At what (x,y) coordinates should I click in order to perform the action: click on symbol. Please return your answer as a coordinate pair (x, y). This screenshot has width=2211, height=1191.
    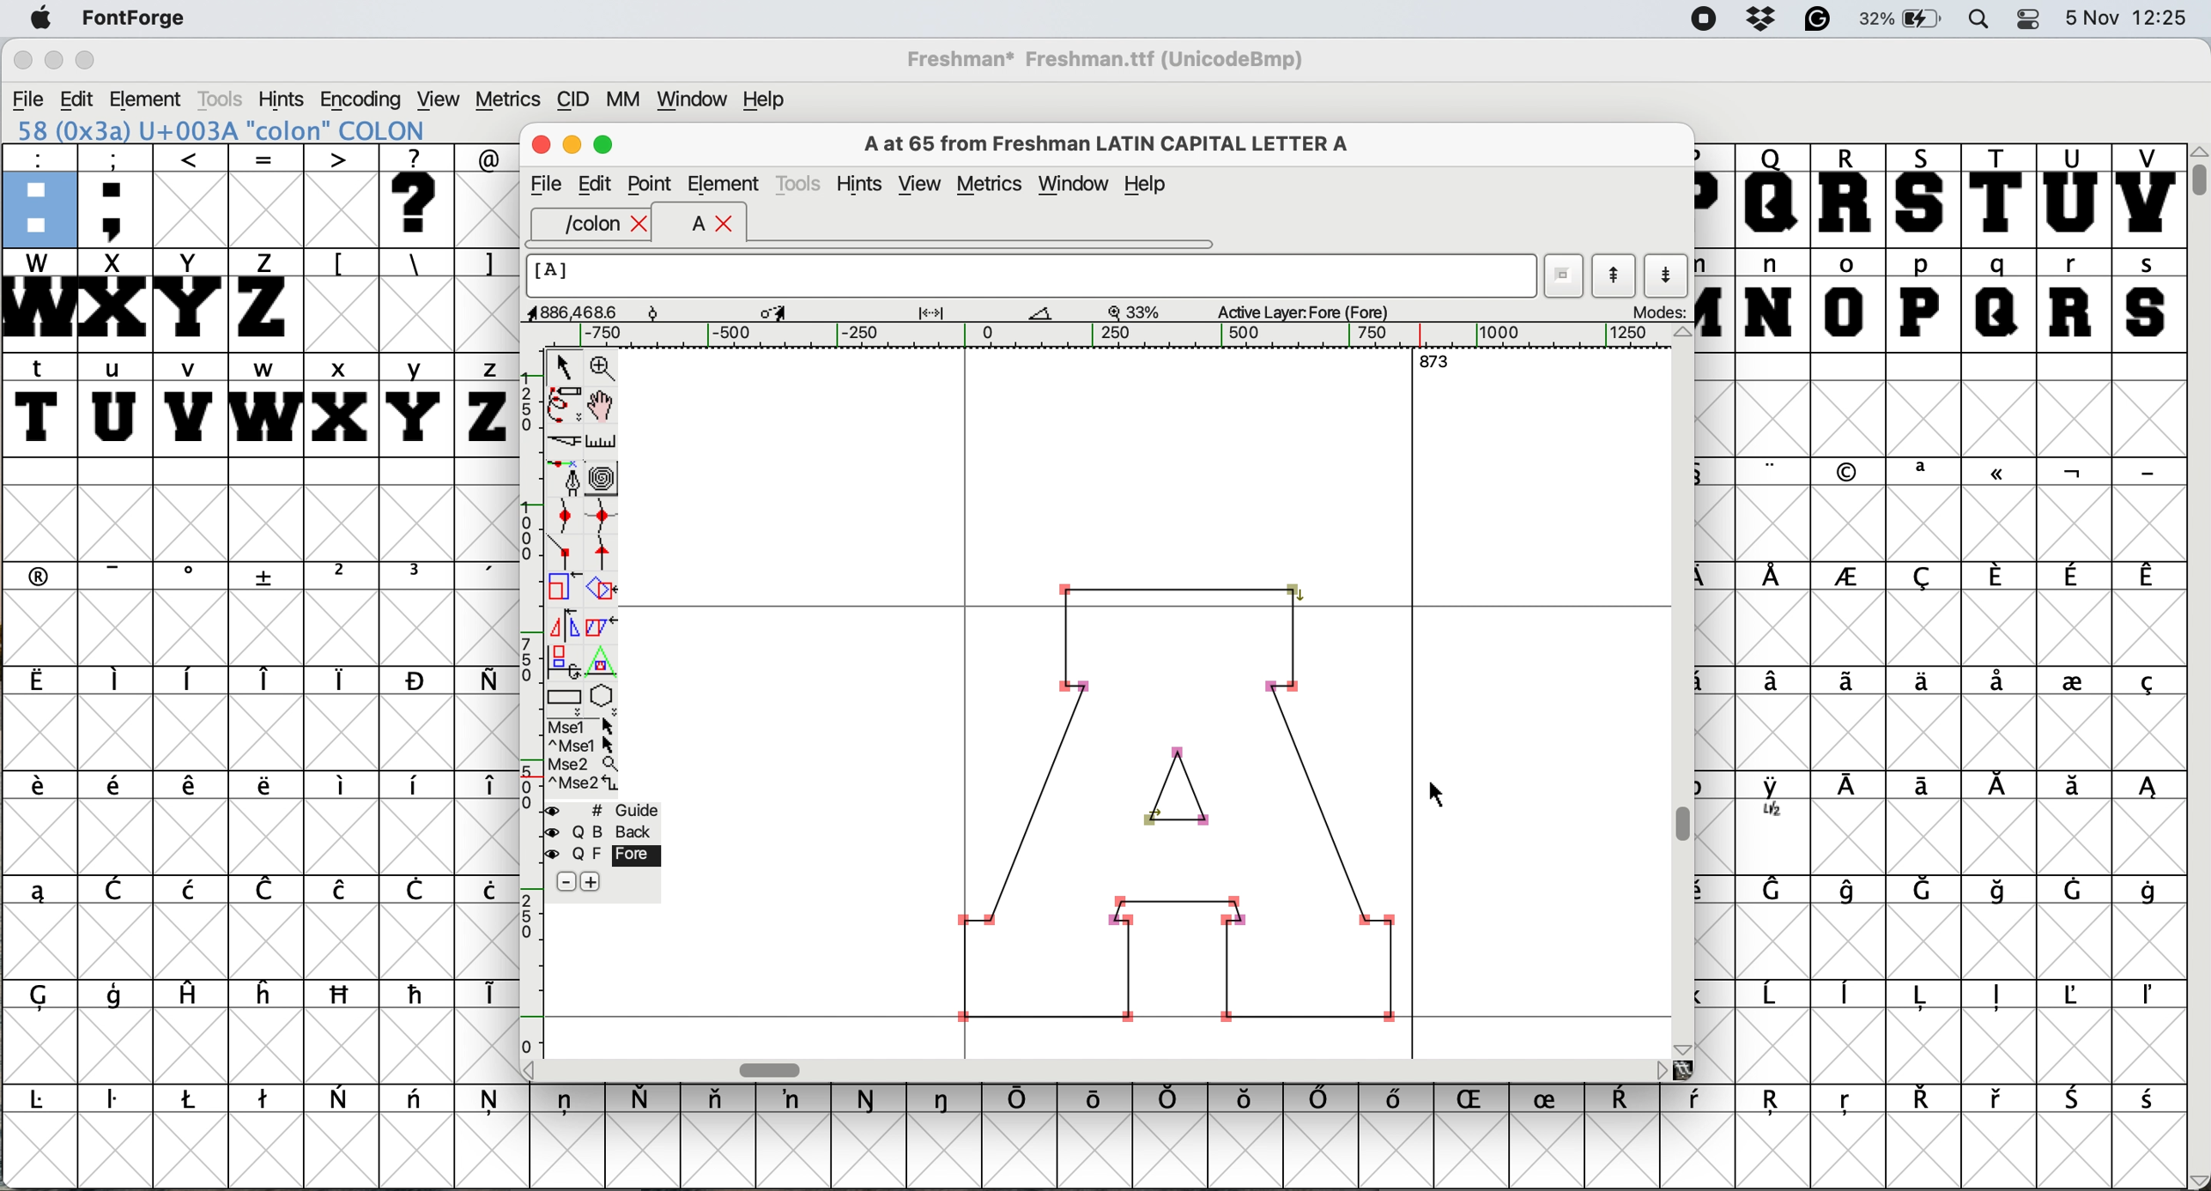
    Looking at the image, I should click on (341, 1097).